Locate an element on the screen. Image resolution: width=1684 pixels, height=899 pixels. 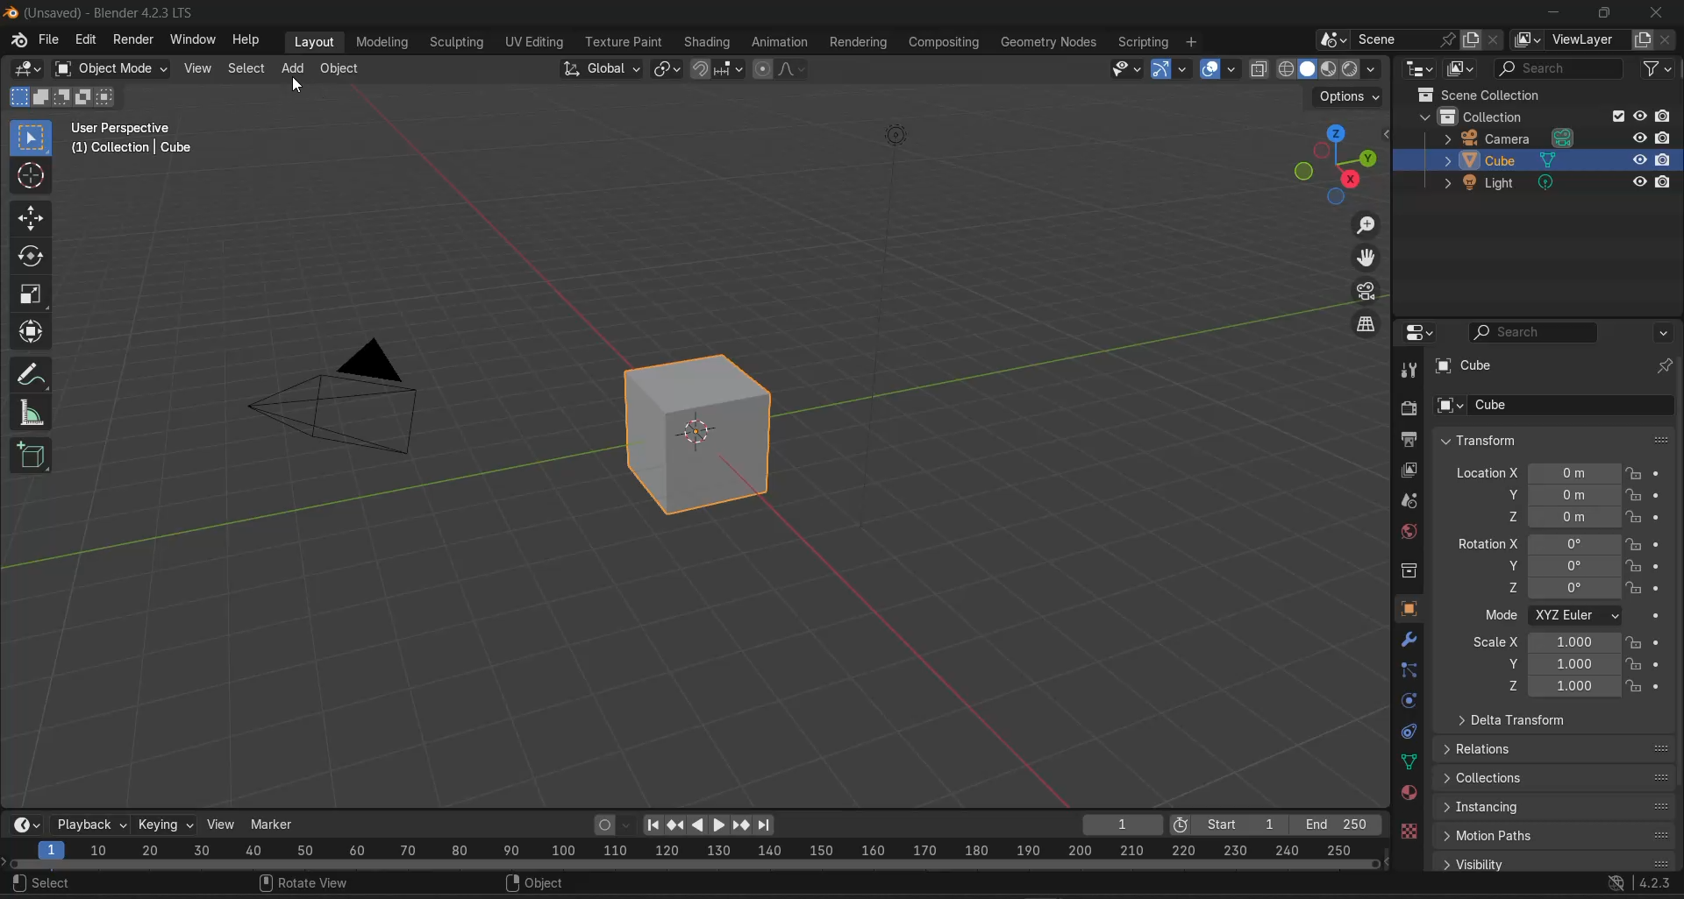
camera is located at coordinates (1513, 137).